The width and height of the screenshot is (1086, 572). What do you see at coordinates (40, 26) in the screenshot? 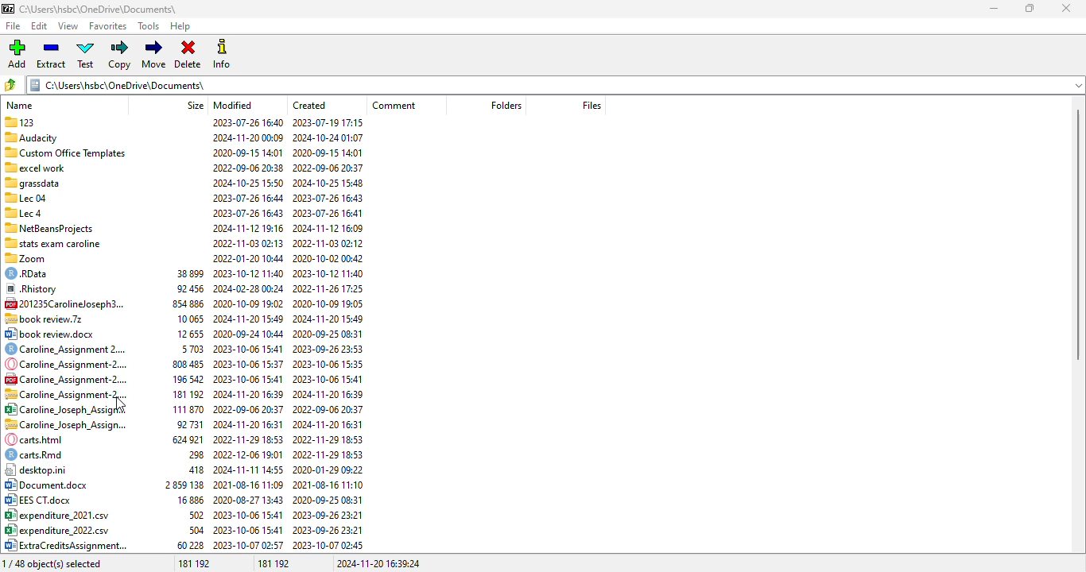
I see `edit` at bounding box center [40, 26].